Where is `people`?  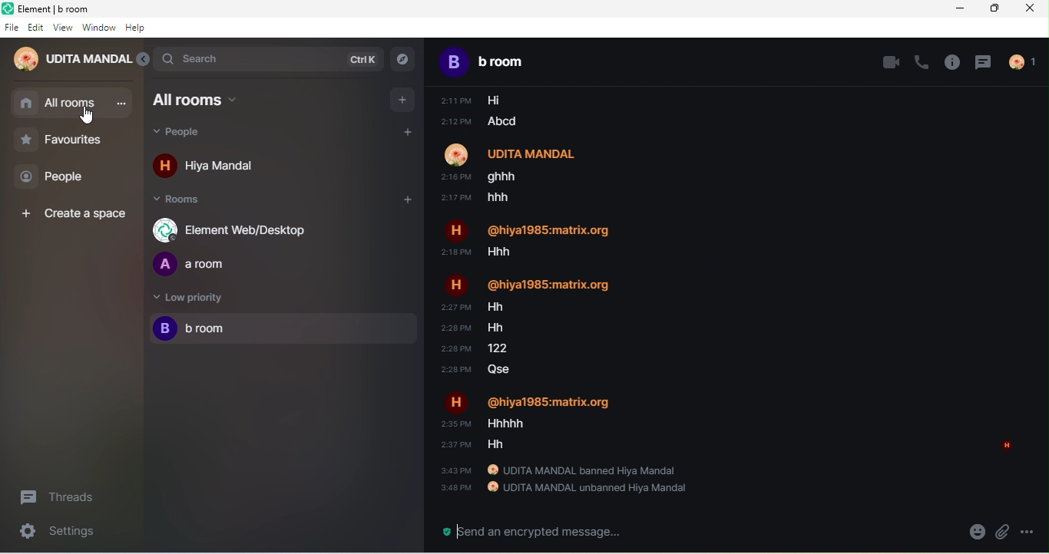 people is located at coordinates (195, 134).